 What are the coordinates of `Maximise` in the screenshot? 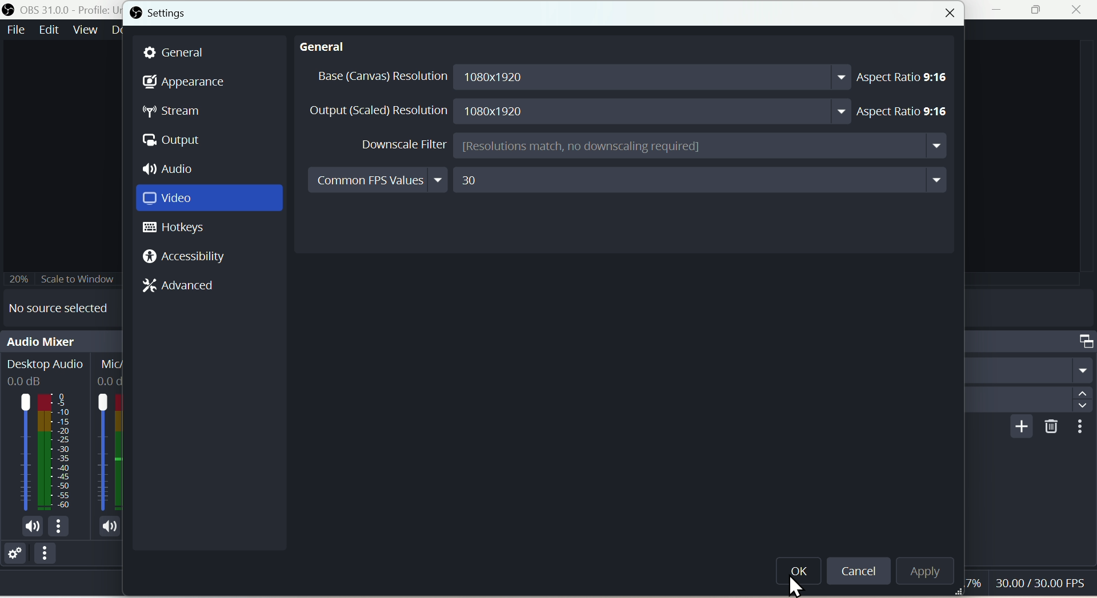 It's located at (1039, 11).